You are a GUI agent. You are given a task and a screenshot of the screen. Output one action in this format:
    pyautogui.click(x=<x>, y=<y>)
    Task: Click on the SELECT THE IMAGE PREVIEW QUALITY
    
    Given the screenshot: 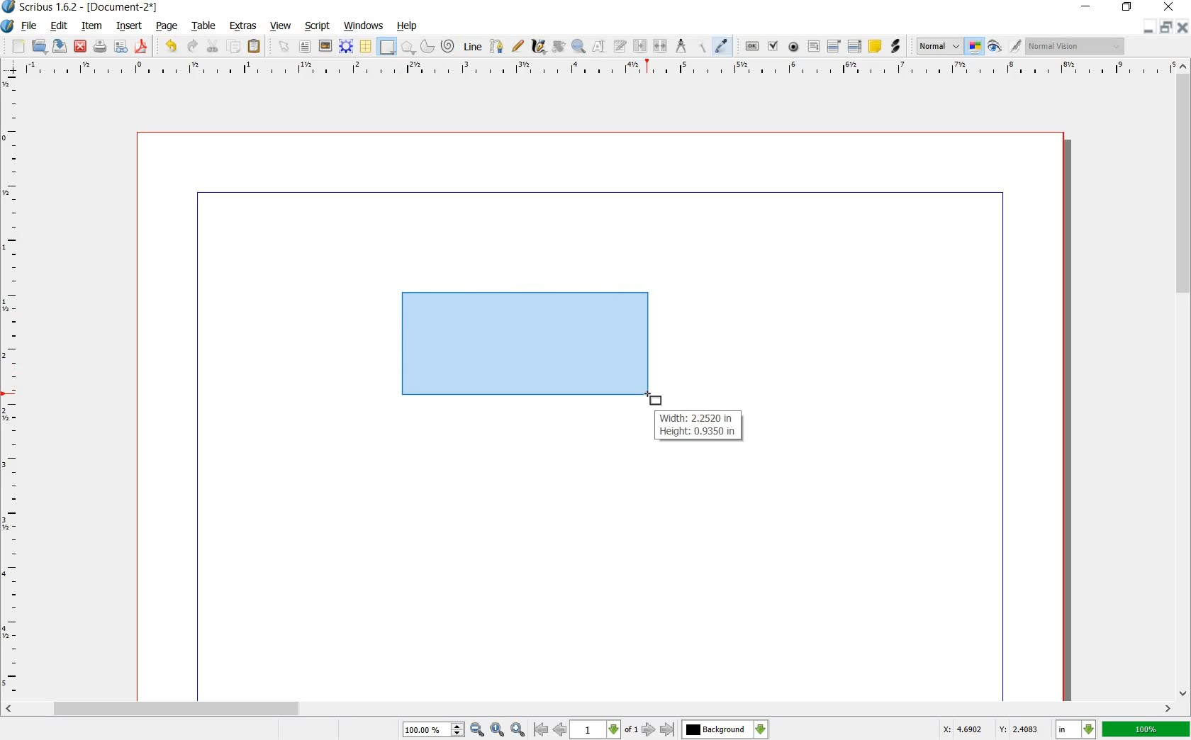 What is the action you would take?
    pyautogui.click(x=936, y=46)
    